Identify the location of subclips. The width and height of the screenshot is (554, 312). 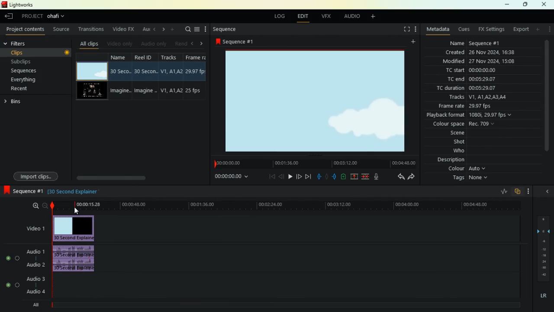
(32, 62).